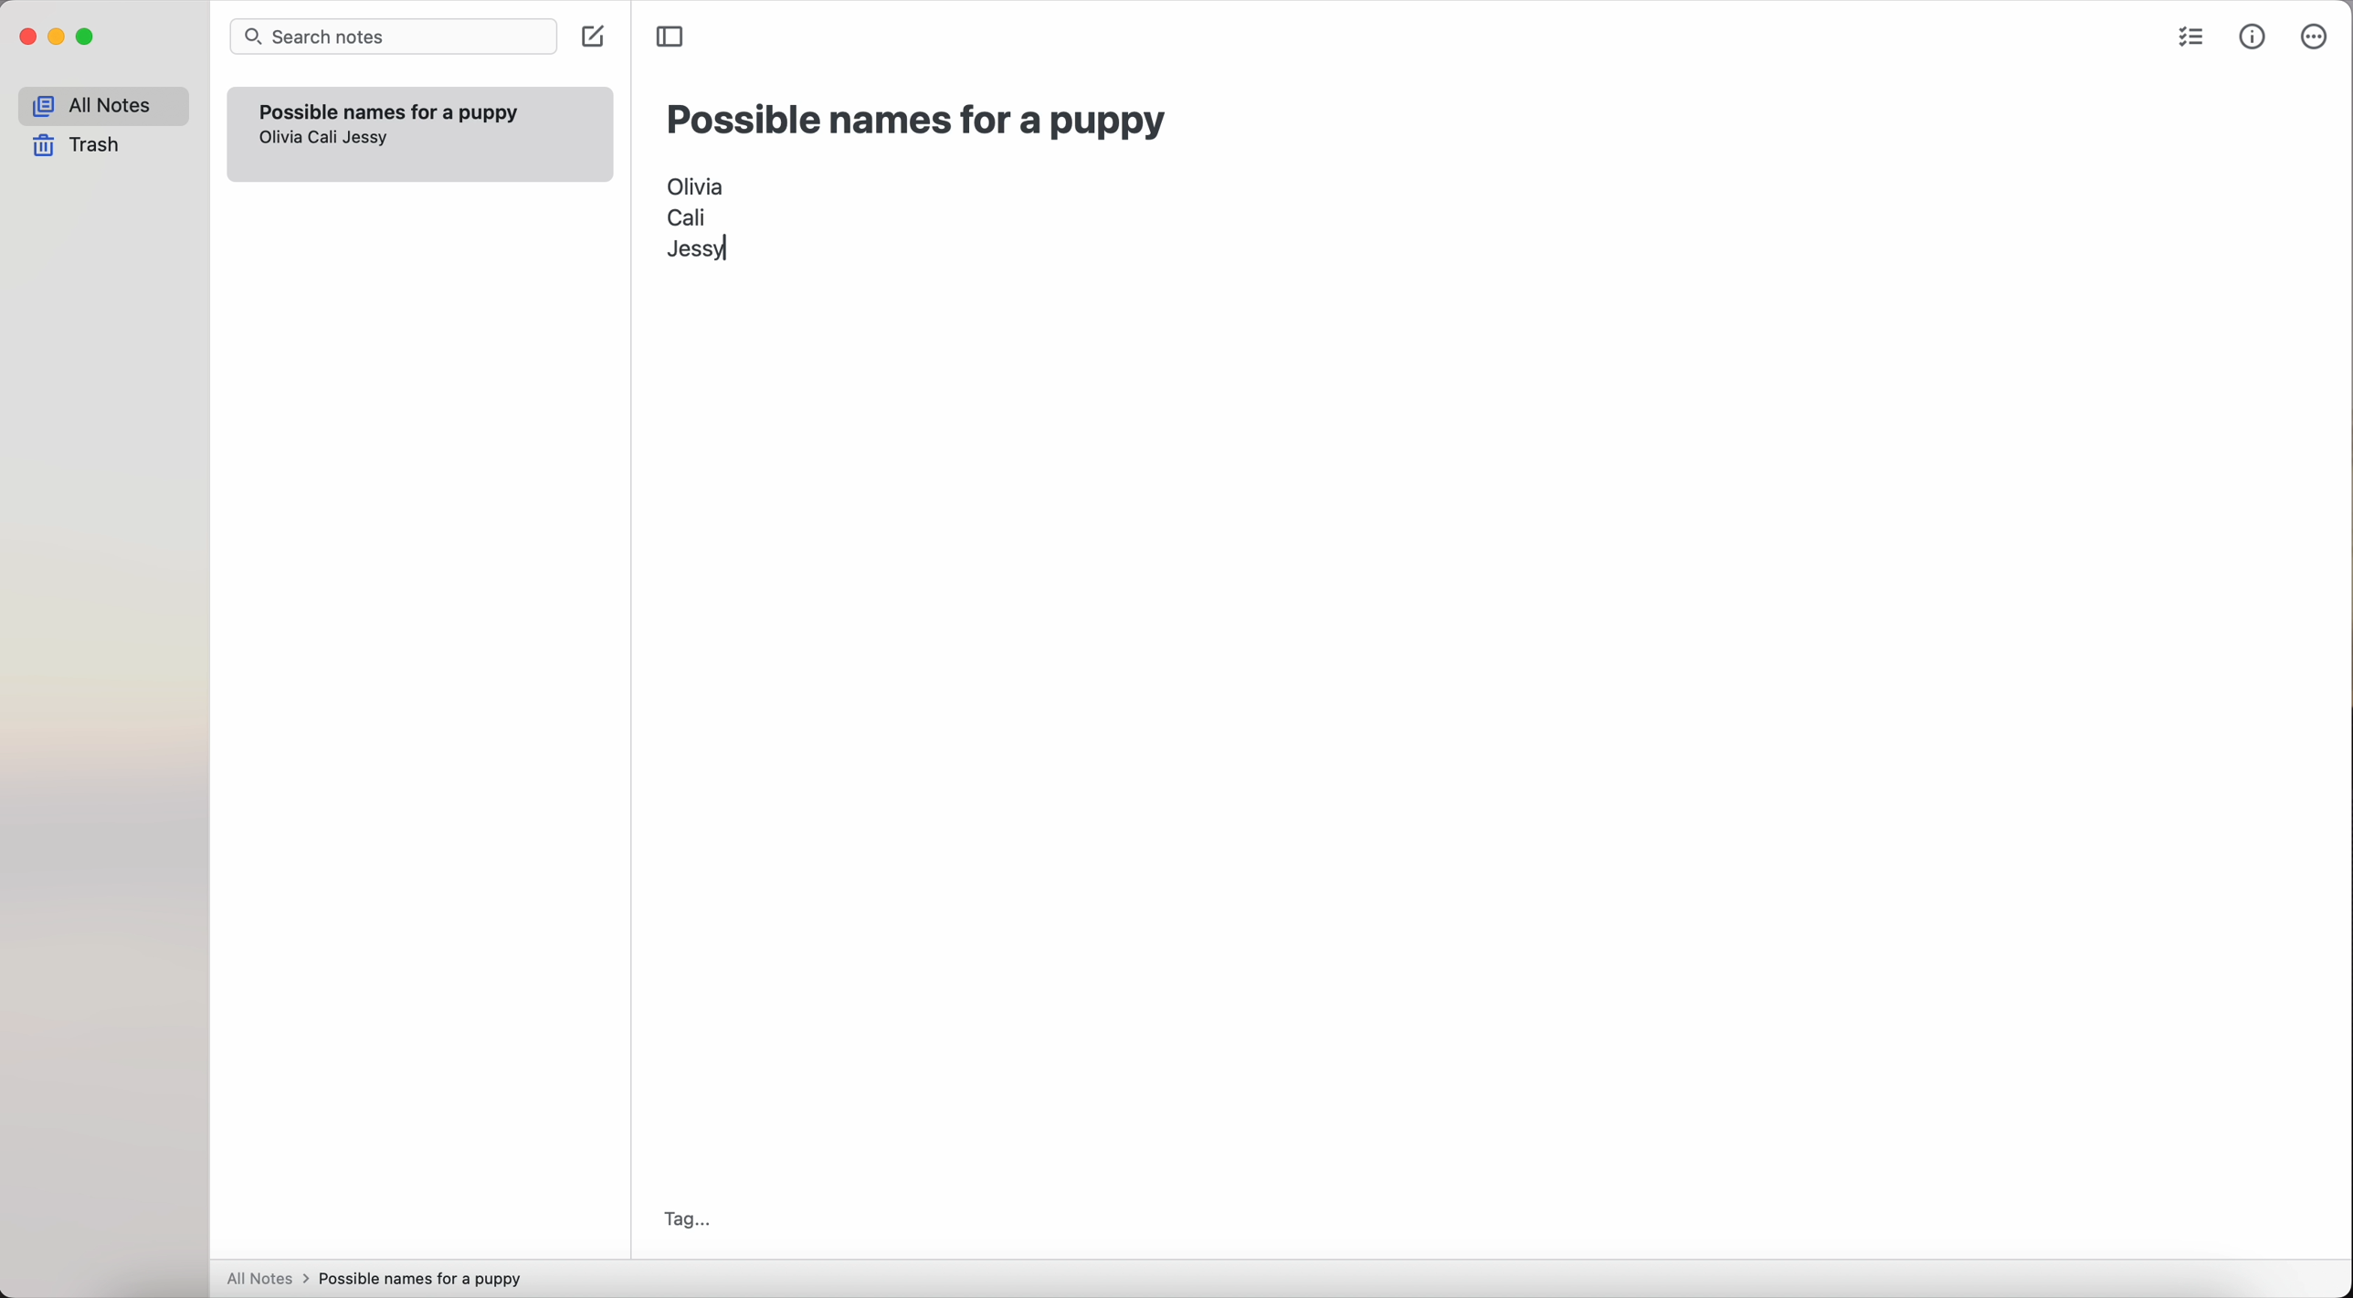 The height and width of the screenshot is (1298, 2353). What do you see at coordinates (388, 109) in the screenshot?
I see `possible names for a puppy note` at bounding box center [388, 109].